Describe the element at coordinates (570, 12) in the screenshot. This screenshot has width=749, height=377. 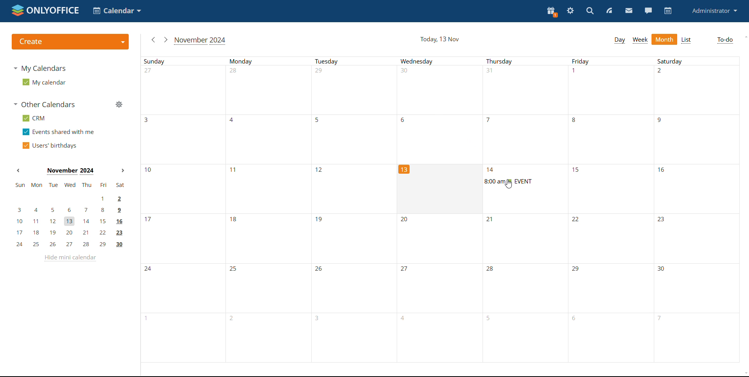
I see `settings` at that location.